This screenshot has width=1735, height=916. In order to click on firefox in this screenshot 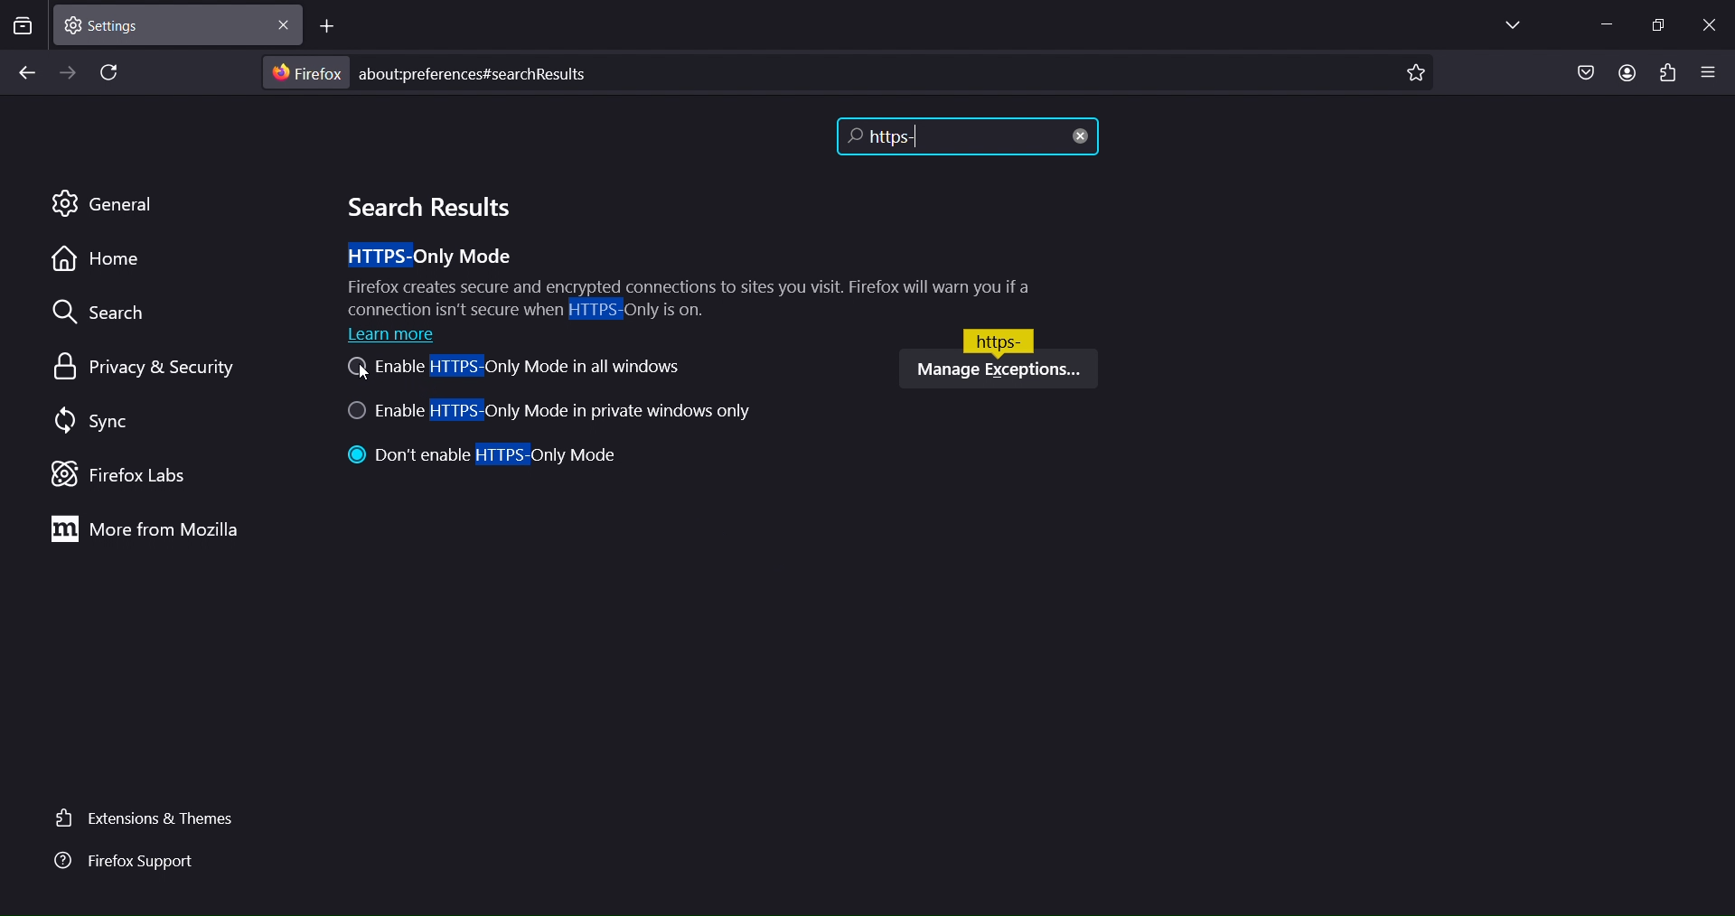, I will do `click(305, 72)`.